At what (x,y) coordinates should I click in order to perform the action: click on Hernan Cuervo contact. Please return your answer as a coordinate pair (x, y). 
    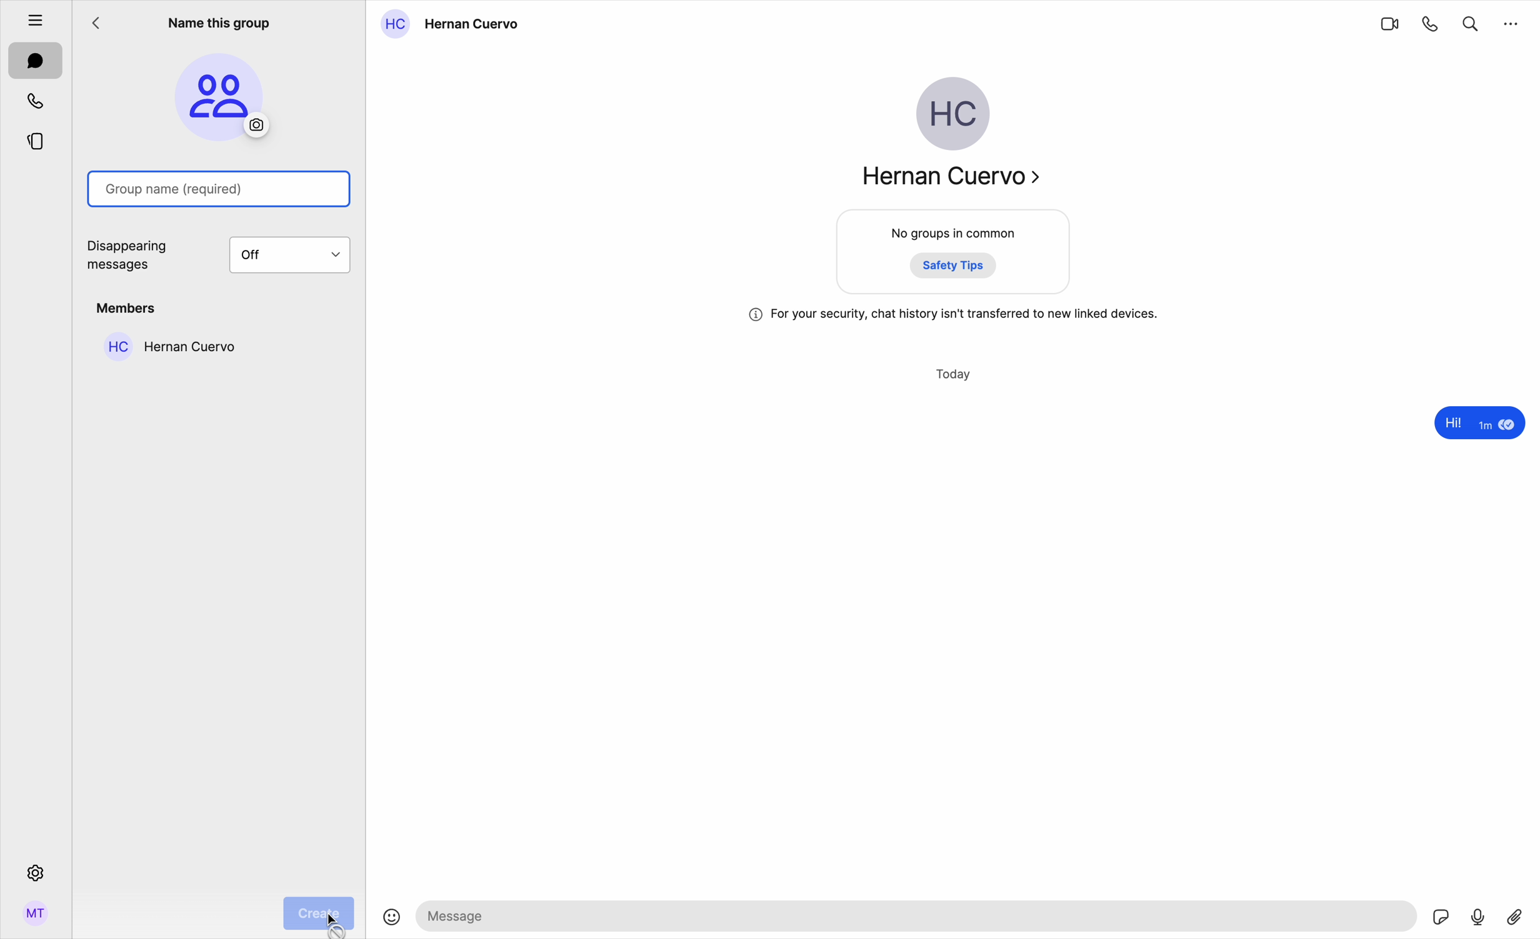
    Looking at the image, I should click on (455, 24).